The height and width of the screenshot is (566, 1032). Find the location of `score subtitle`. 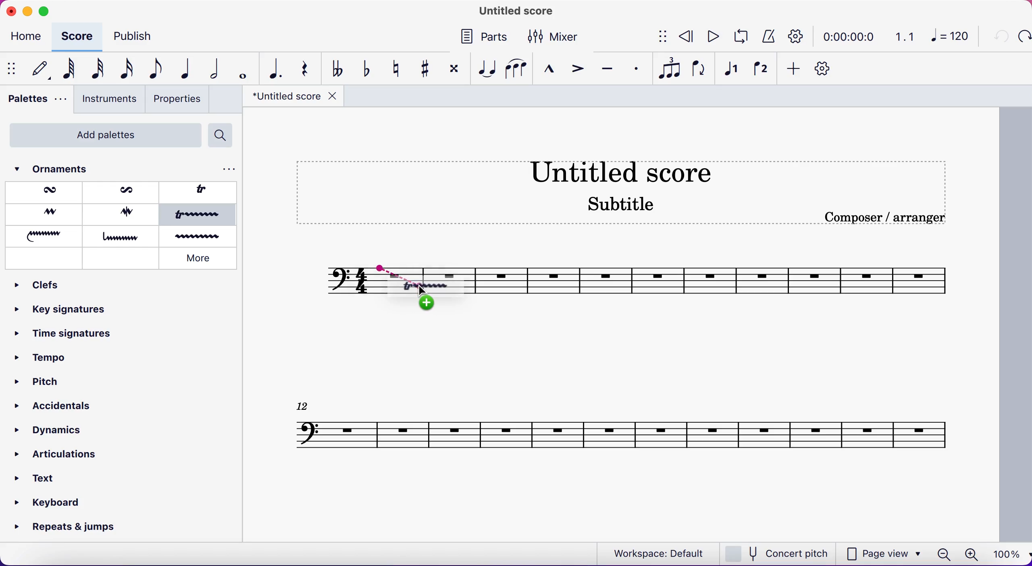

score subtitle is located at coordinates (624, 209).